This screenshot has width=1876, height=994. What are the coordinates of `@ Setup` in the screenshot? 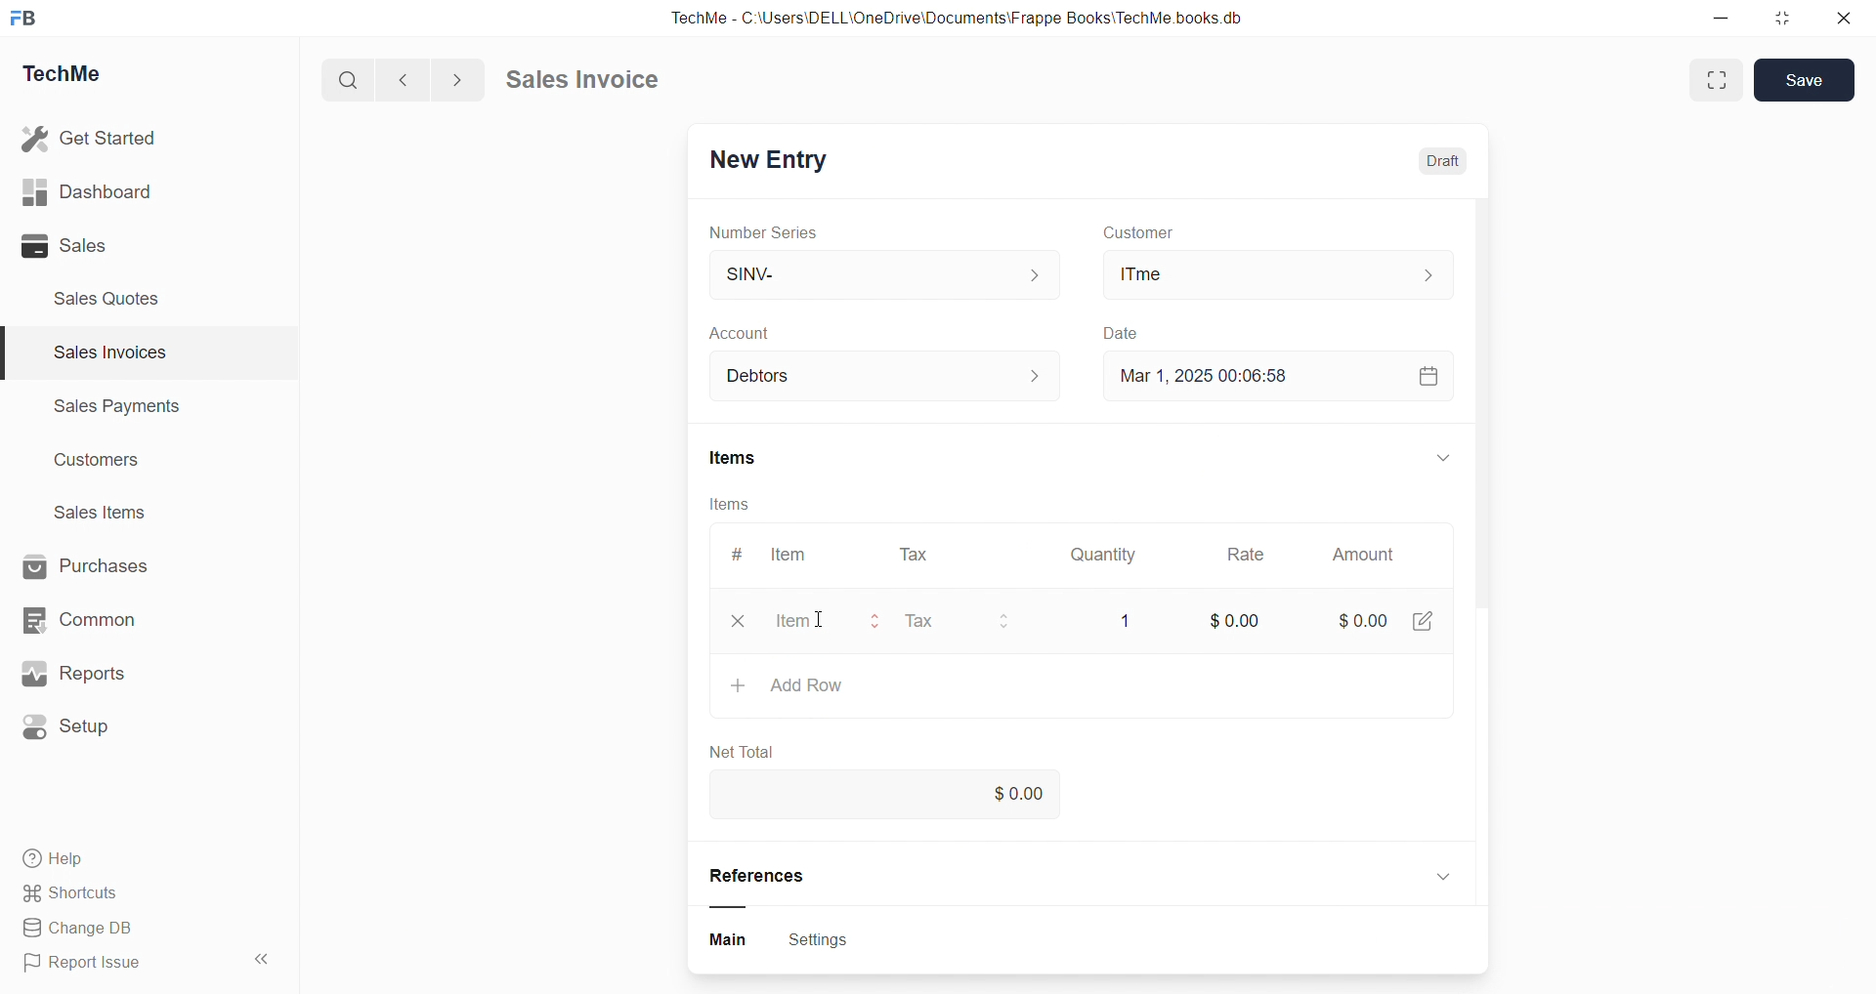 It's located at (77, 734).